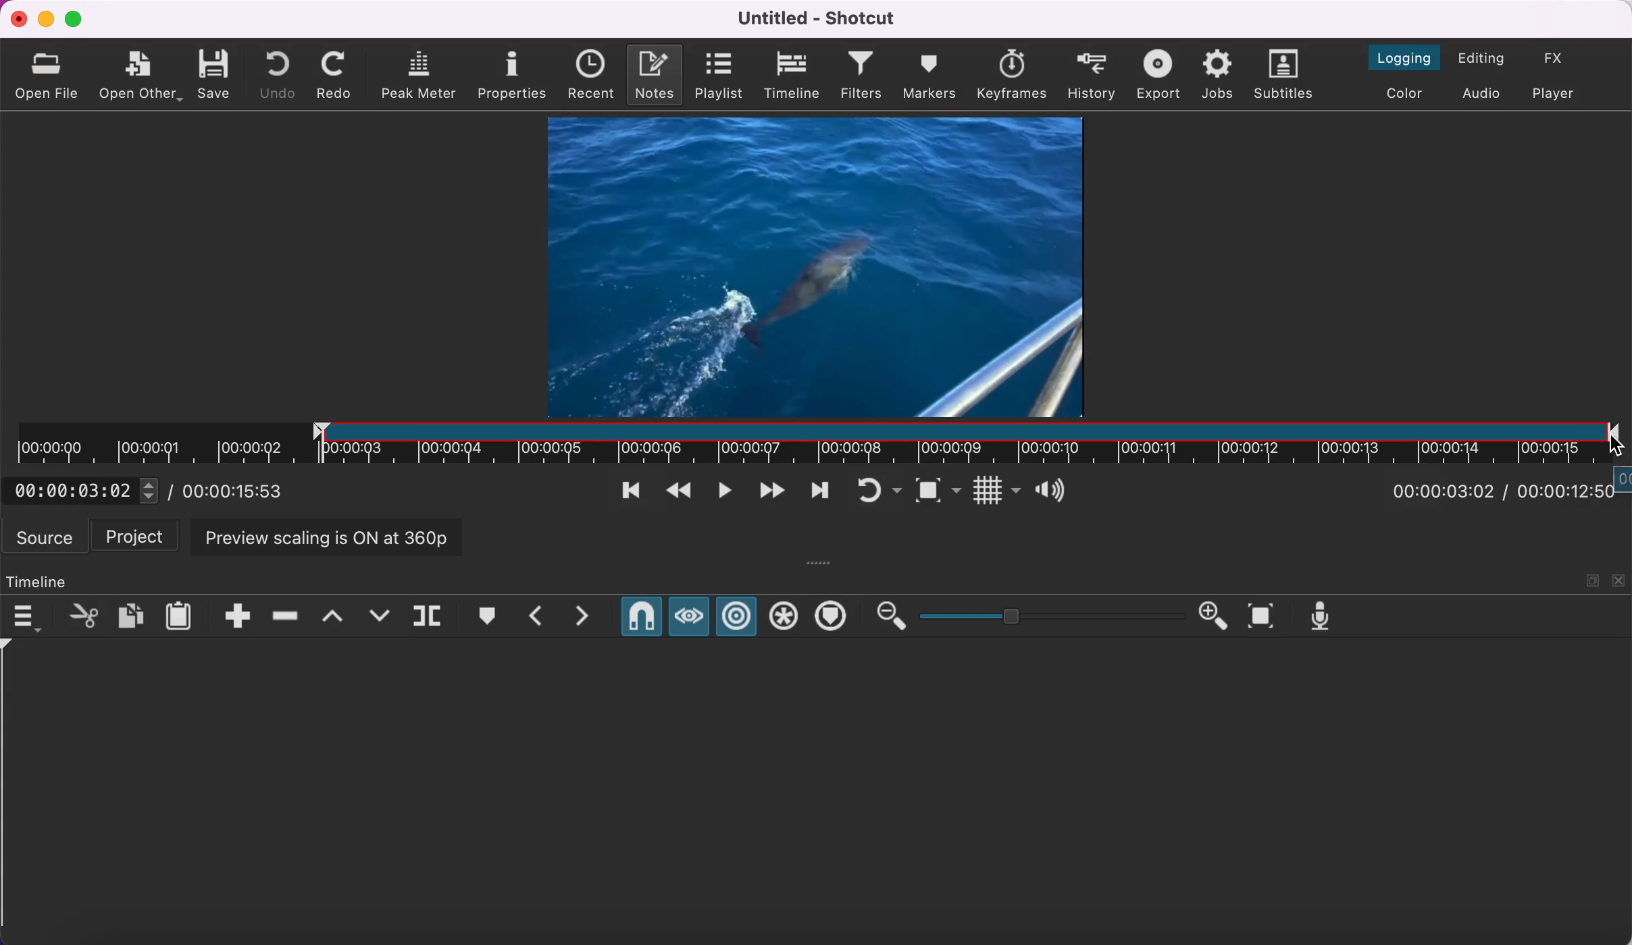 This screenshot has width=1632, height=945. Describe the element at coordinates (1014, 74) in the screenshot. I see `keyframes` at that location.